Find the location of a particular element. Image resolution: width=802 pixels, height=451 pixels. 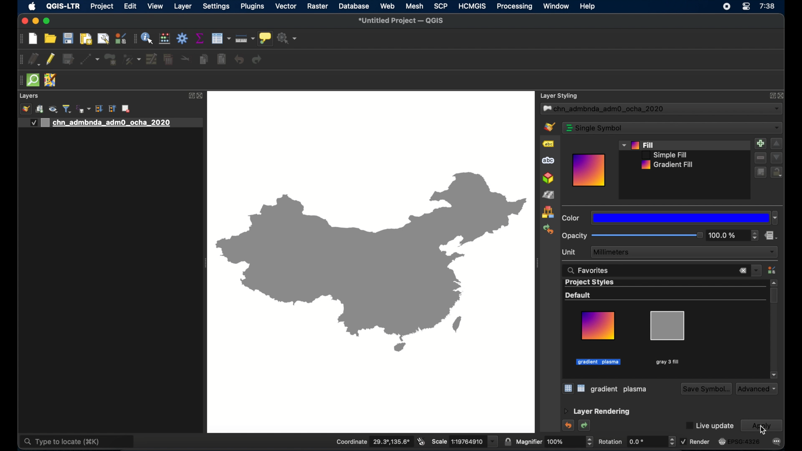

save edits is located at coordinates (69, 59).